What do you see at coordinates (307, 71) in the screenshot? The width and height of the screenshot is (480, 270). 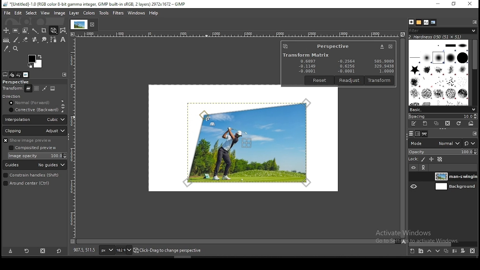 I see `-0.0001` at bounding box center [307, 71].